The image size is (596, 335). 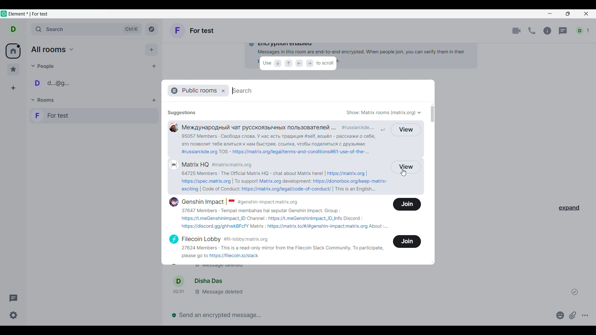 What do you see at coordinates (284, 44) in the screenshot?
I see `Encryption enabled` at bounding box center [284, 44].